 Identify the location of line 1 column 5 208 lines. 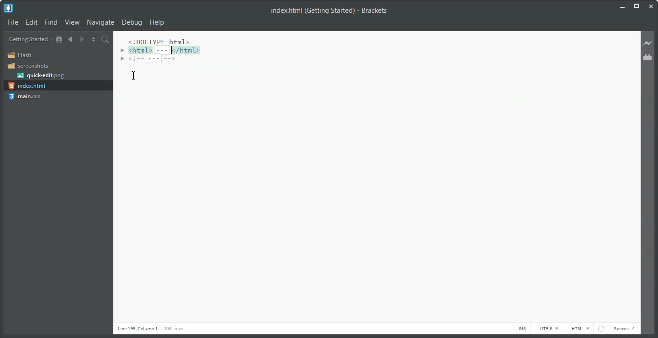
(147, 328).